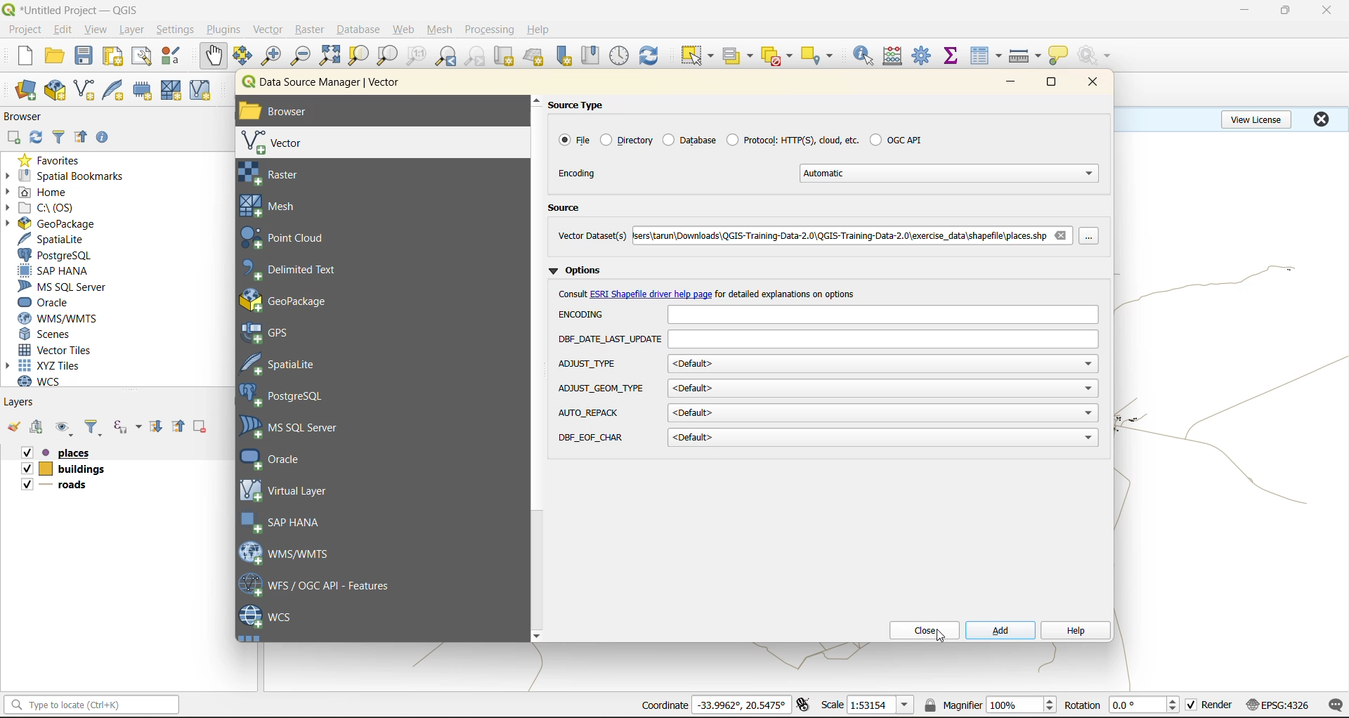 The height and width of the screenshot is (718, 1349). I want to click on dbf date last update, so click(884, 340).